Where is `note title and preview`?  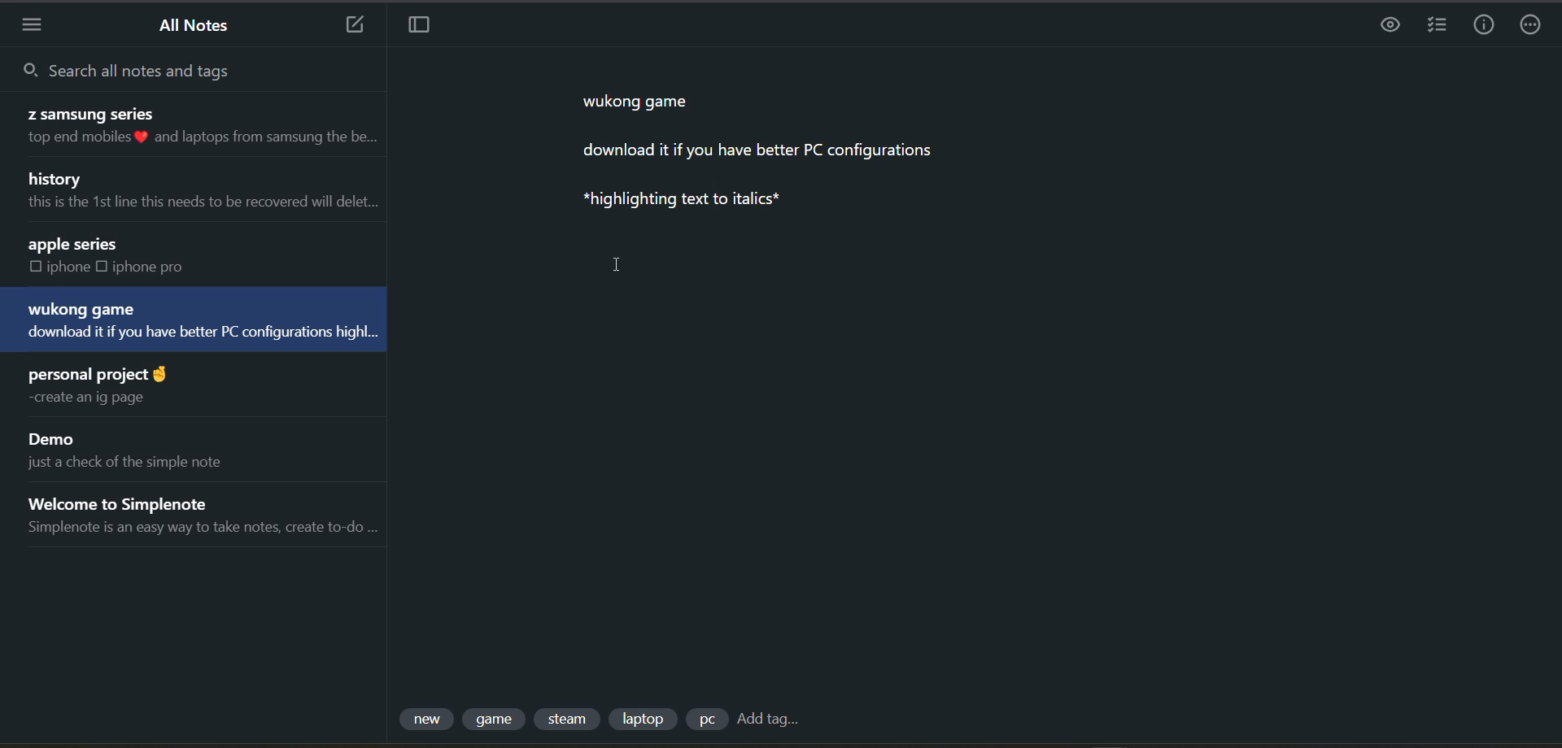
note title and preview is located at coordinates (198, 186).